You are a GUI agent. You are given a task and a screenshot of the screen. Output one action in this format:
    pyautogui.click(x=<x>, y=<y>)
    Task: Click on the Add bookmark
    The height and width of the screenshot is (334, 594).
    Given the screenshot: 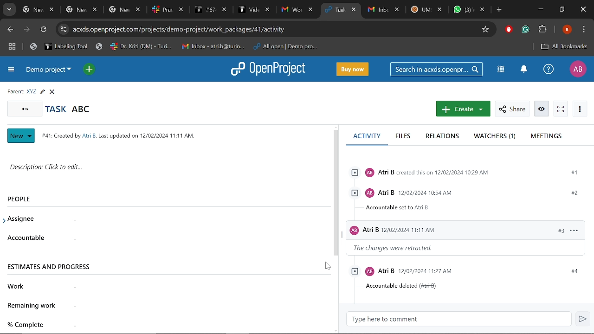 What is the action you would take?
    pyautogui.click(x=487, y=30)
    